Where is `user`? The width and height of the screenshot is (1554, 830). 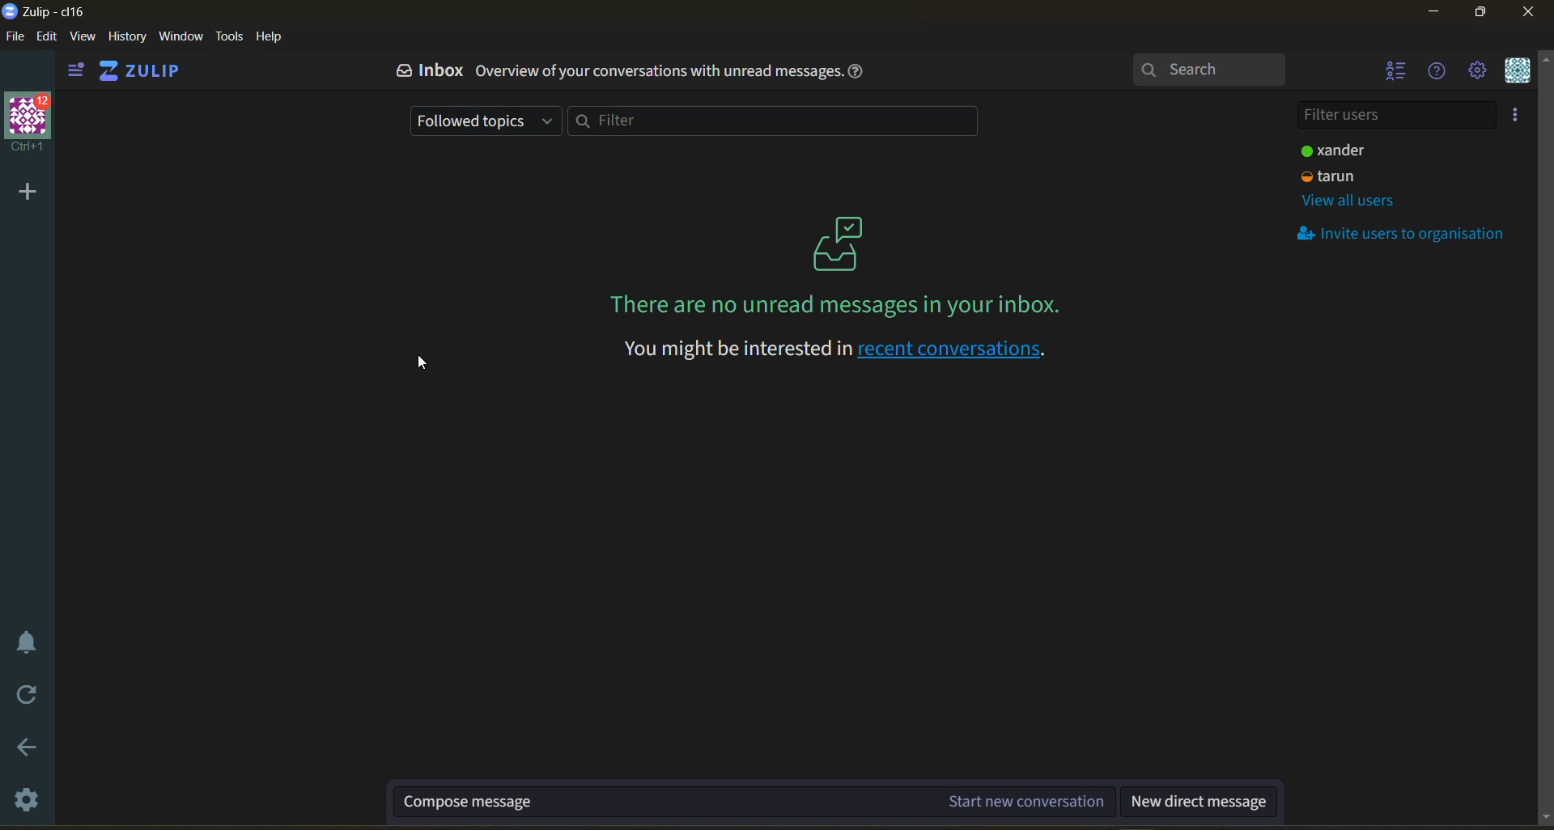 user is located at coordinates (1344, 153).